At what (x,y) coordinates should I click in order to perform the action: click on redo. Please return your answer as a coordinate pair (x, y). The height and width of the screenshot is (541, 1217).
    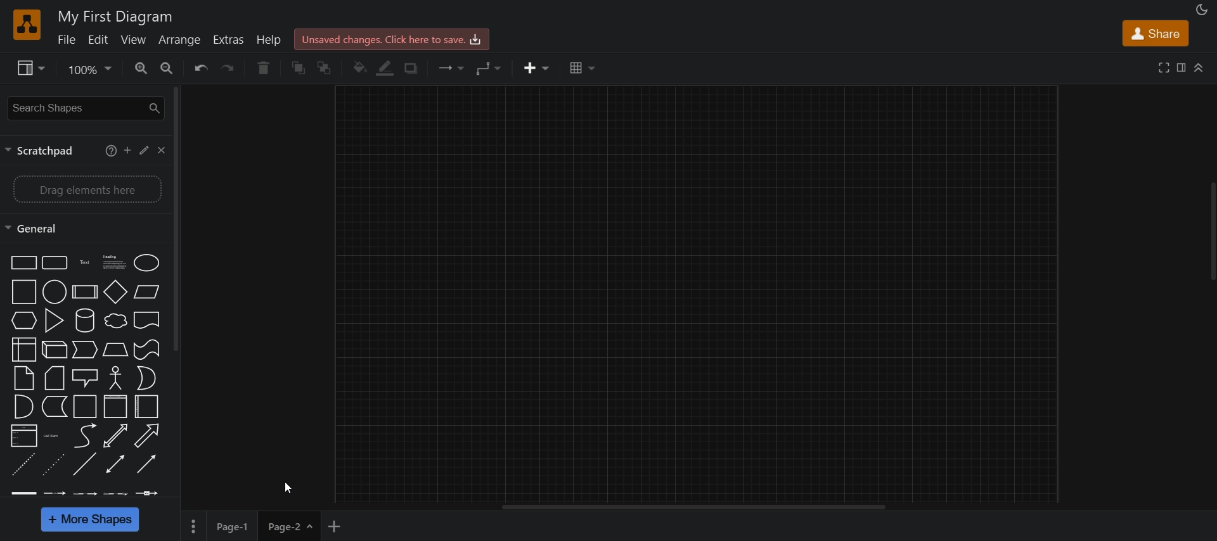
    Looking at the image, I should click on (233, 68).